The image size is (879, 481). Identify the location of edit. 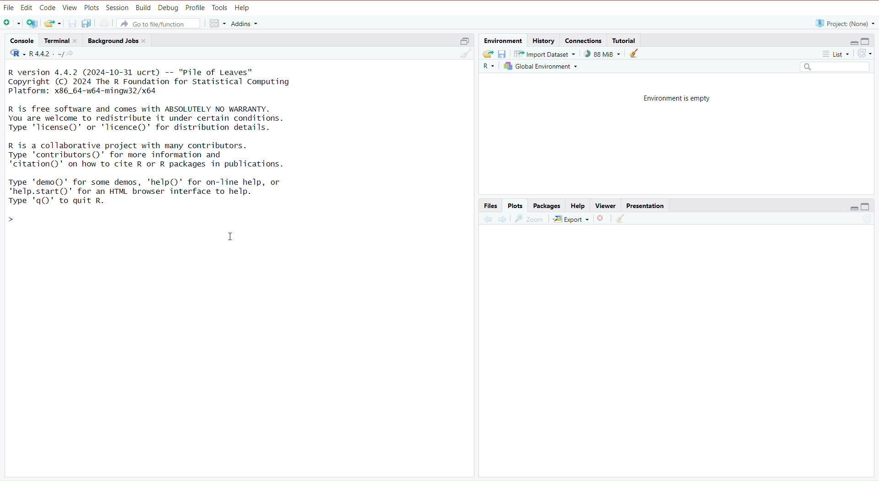
(27, 8).